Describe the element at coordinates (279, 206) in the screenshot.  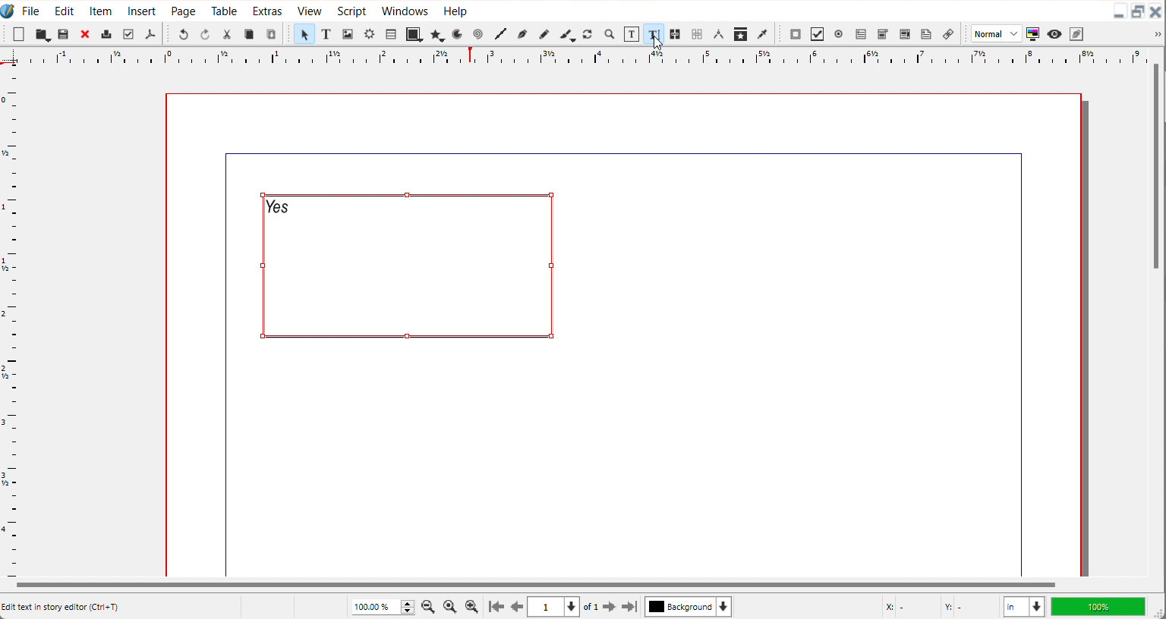
I see `Text` at that location.